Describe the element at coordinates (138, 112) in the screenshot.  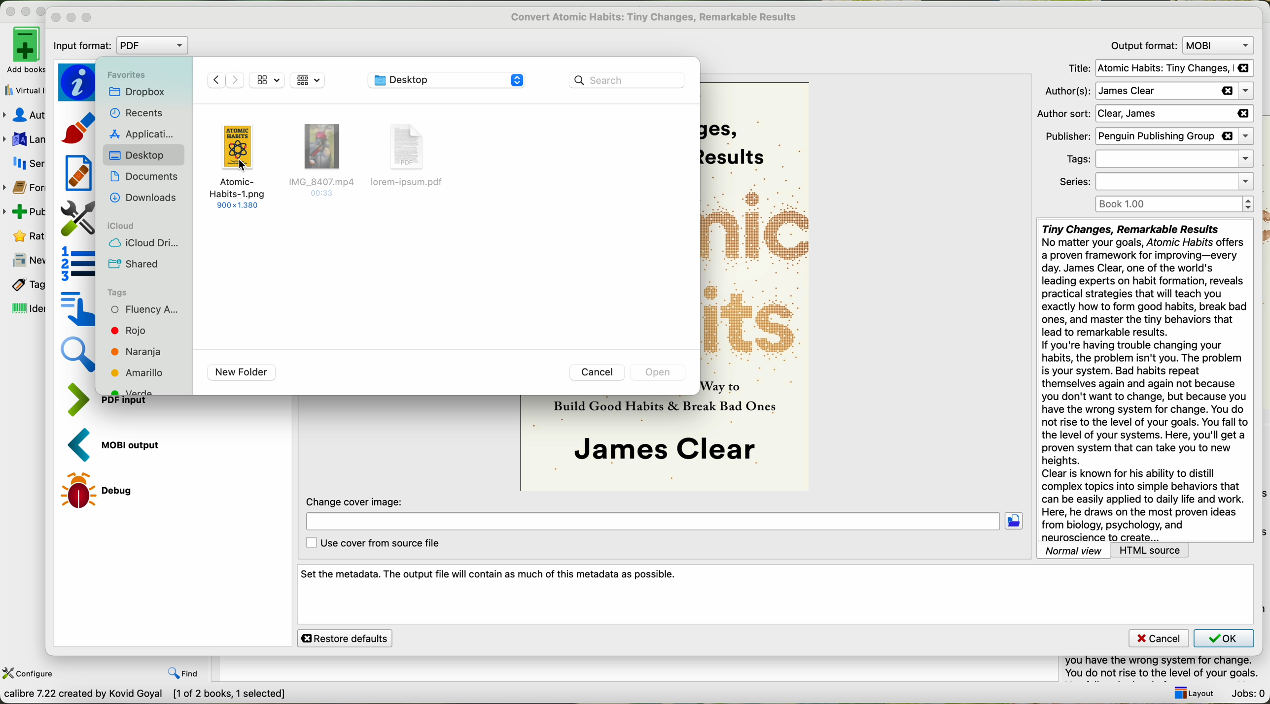
I see `recents` at that location.